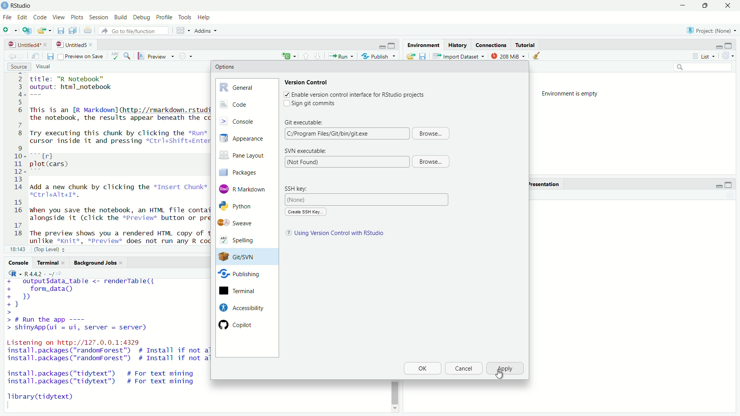  Describe the element at coordinates (19, 67) in the screenshot. I see `Source` at that location.